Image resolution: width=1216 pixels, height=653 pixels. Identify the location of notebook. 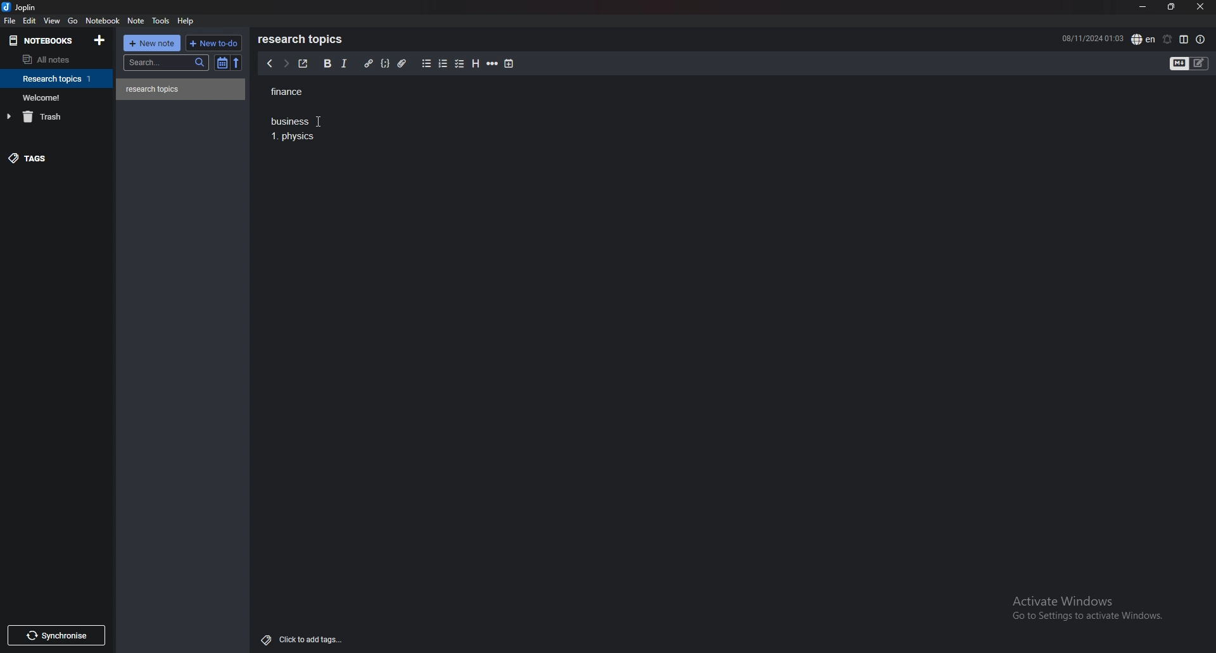
(104, 21).